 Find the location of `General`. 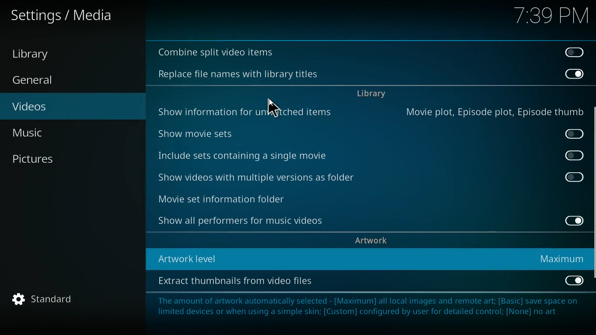

General is located at coordinates (43, 81).